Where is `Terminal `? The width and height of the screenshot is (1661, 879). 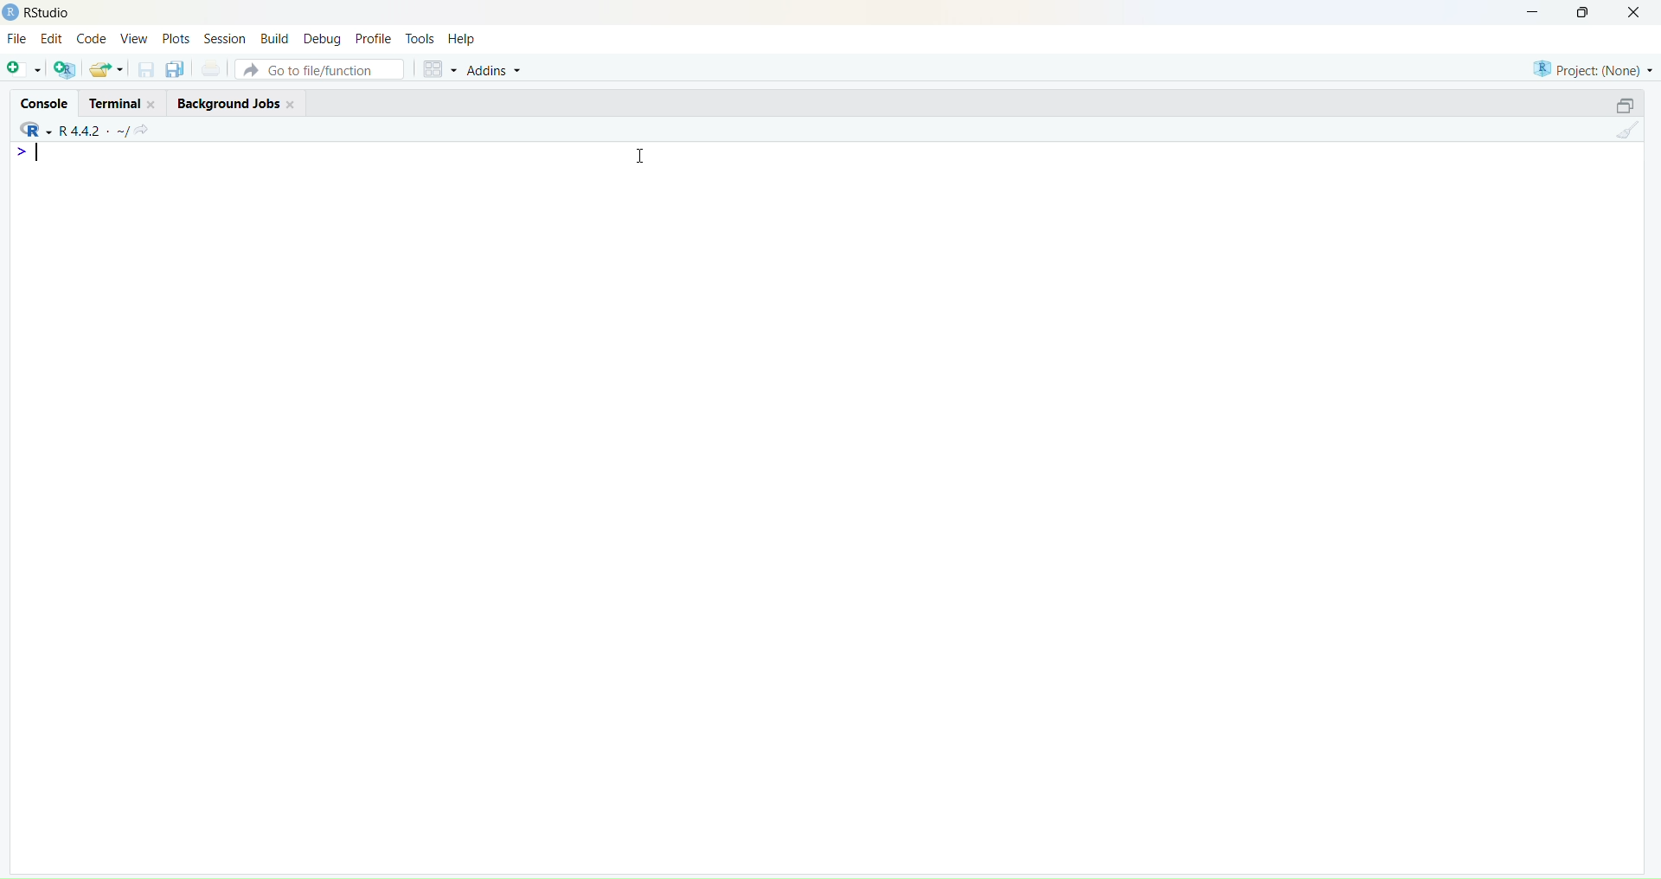
Terminal  is located at coordinates (114, 104).